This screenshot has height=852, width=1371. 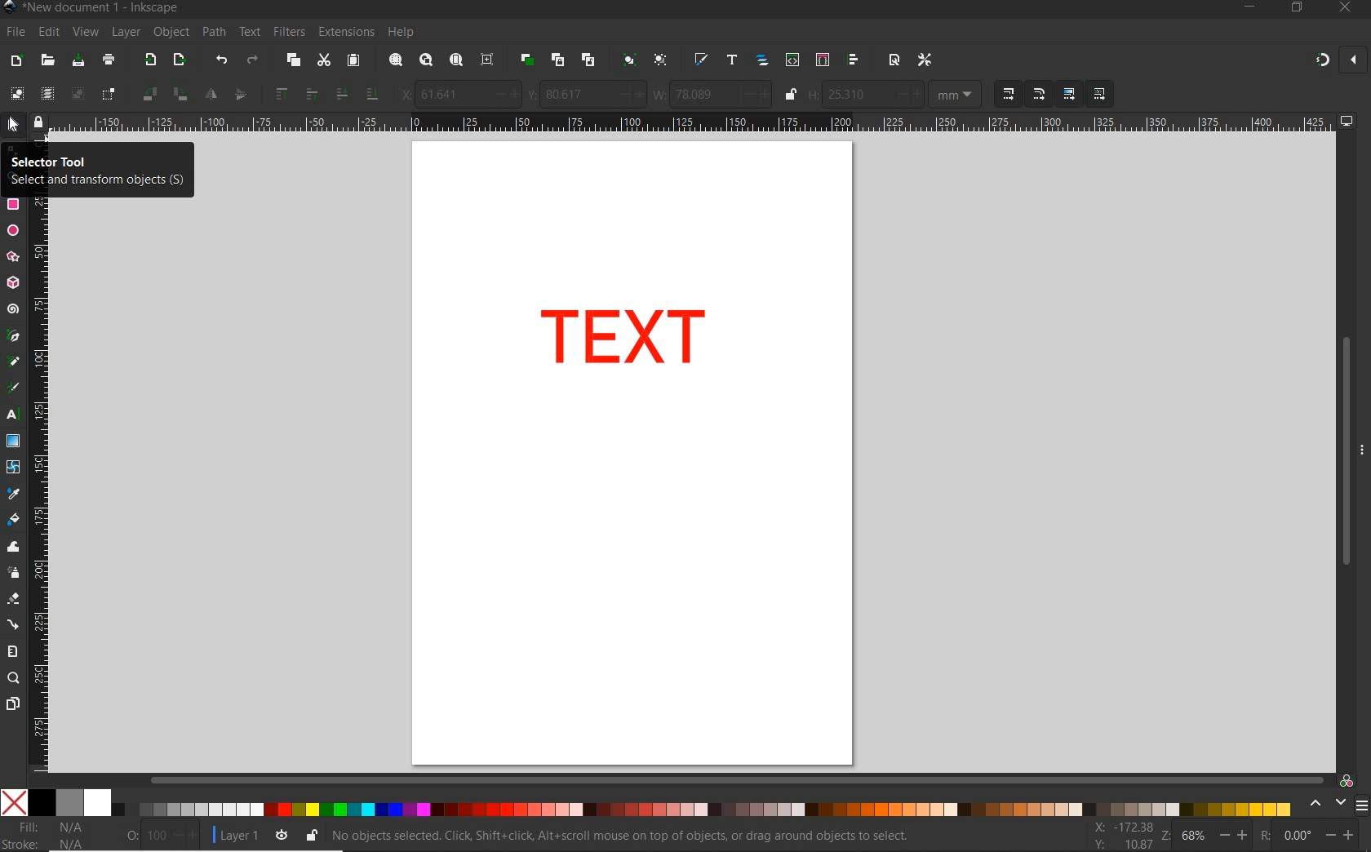 What do you see at coordinates (1296, 8) in the screenshot?
I see `RESTORE DOWN` at bounding box center [1296, 8].